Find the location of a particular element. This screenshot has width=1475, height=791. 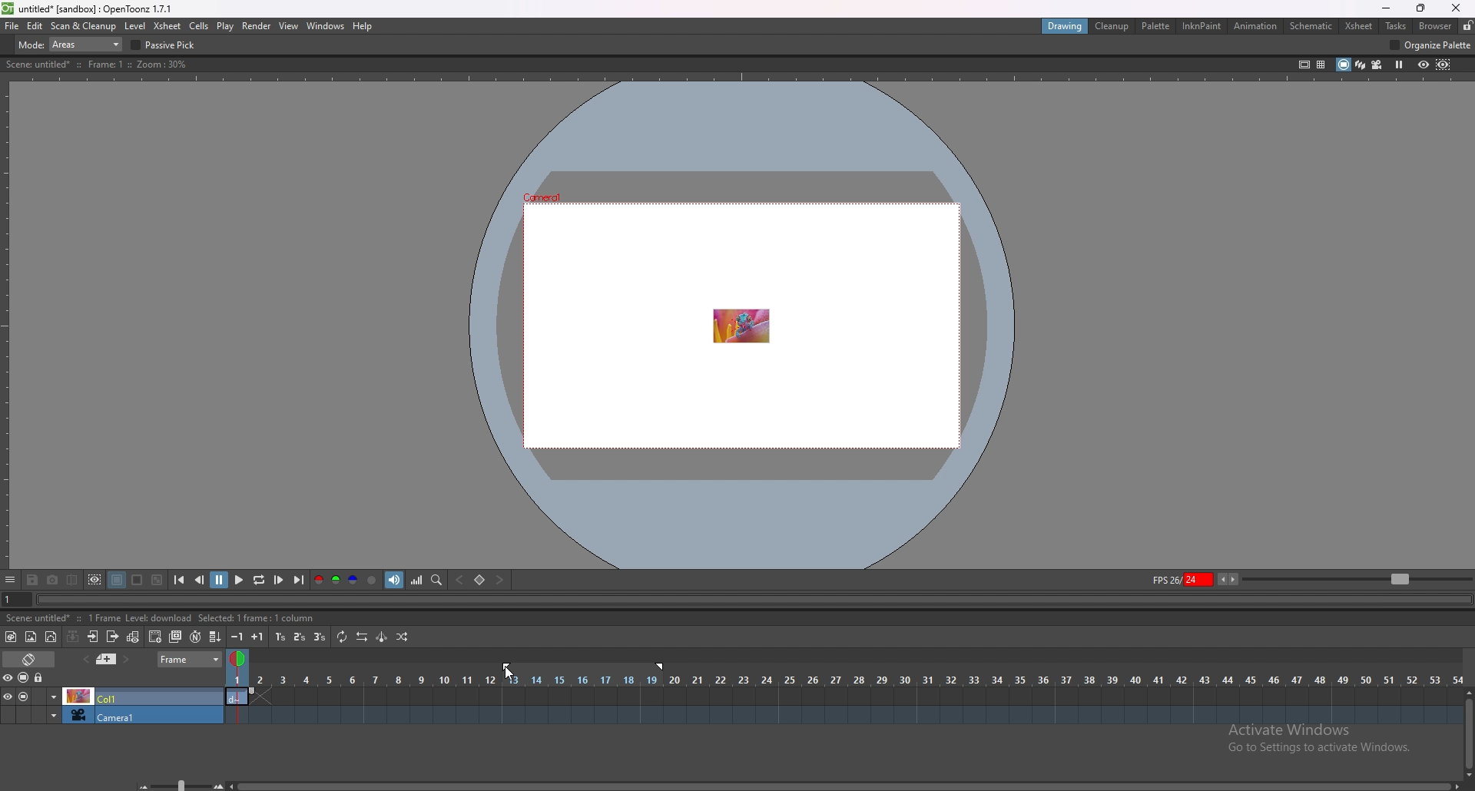

lock is located at coordinates (40, 677).